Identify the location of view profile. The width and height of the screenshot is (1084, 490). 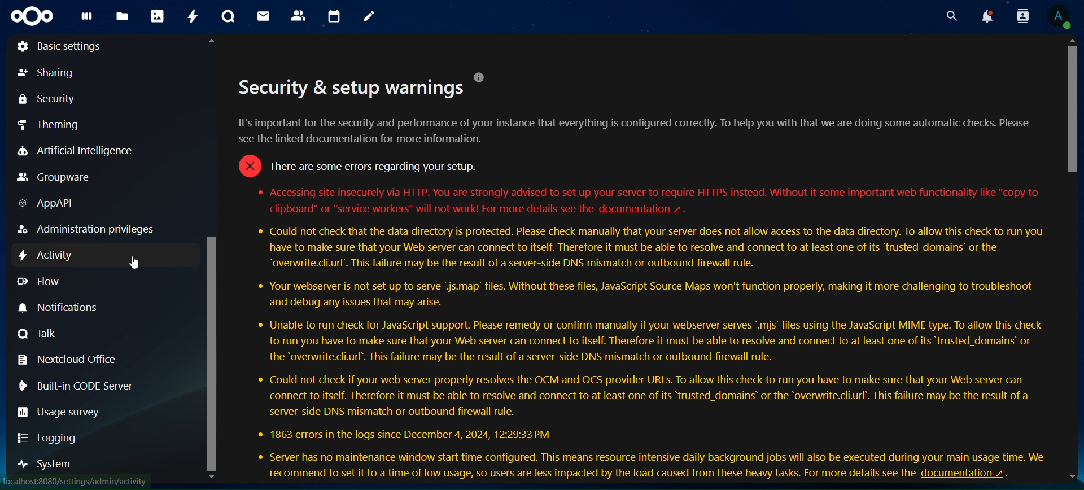
(1058, 17).